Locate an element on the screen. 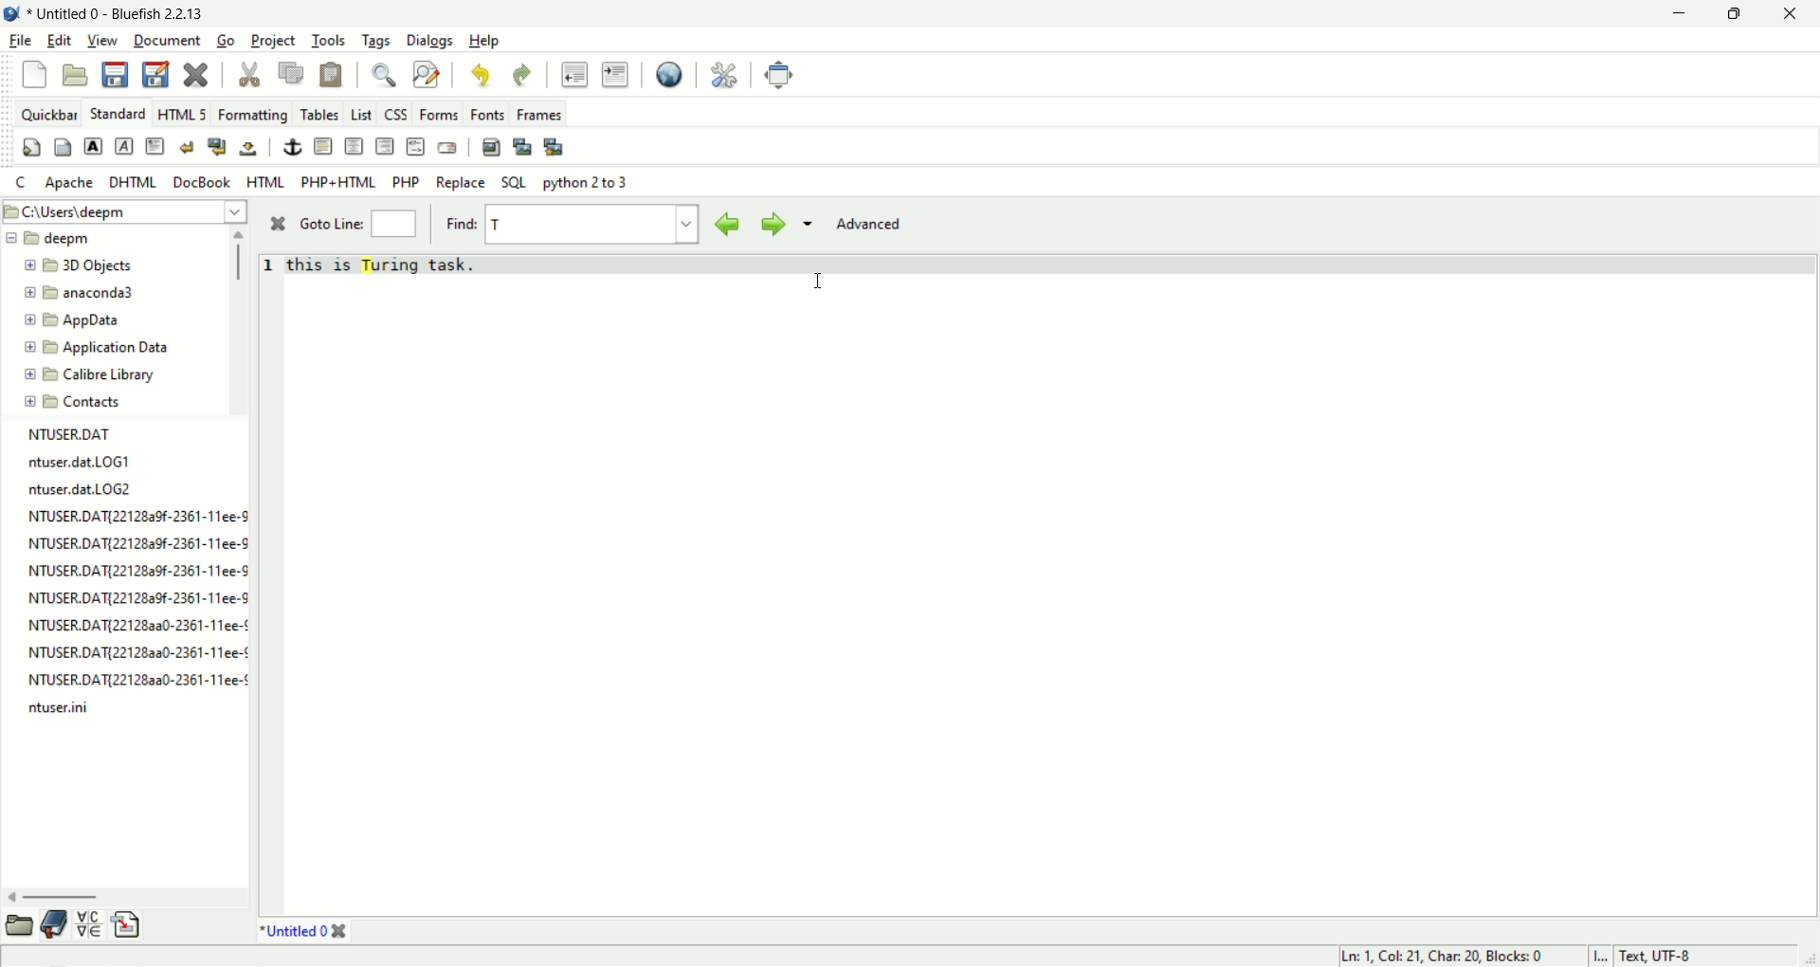 This screenshot has height=967, width=1820. document name is located at coordinates (128, 11).